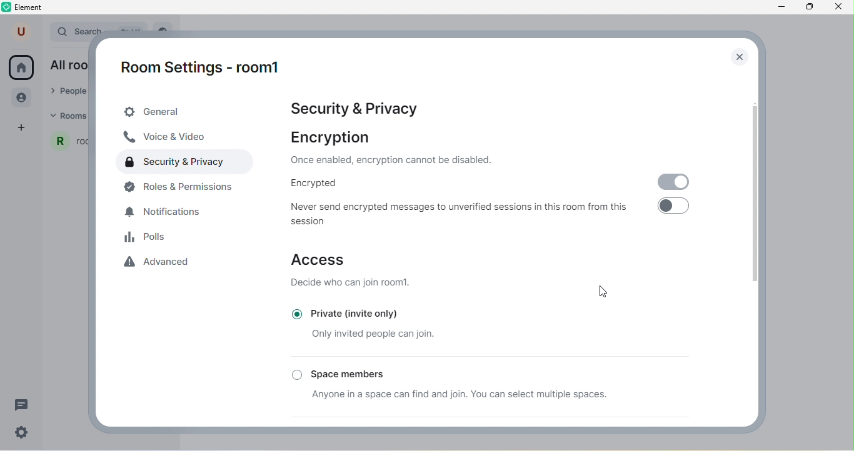 Image resolution: width=854 pixels, height=451 pixels. What do you see at coordinates (23, 128) in the screenshot?
I see `add space` at bounding box center [23, 128].